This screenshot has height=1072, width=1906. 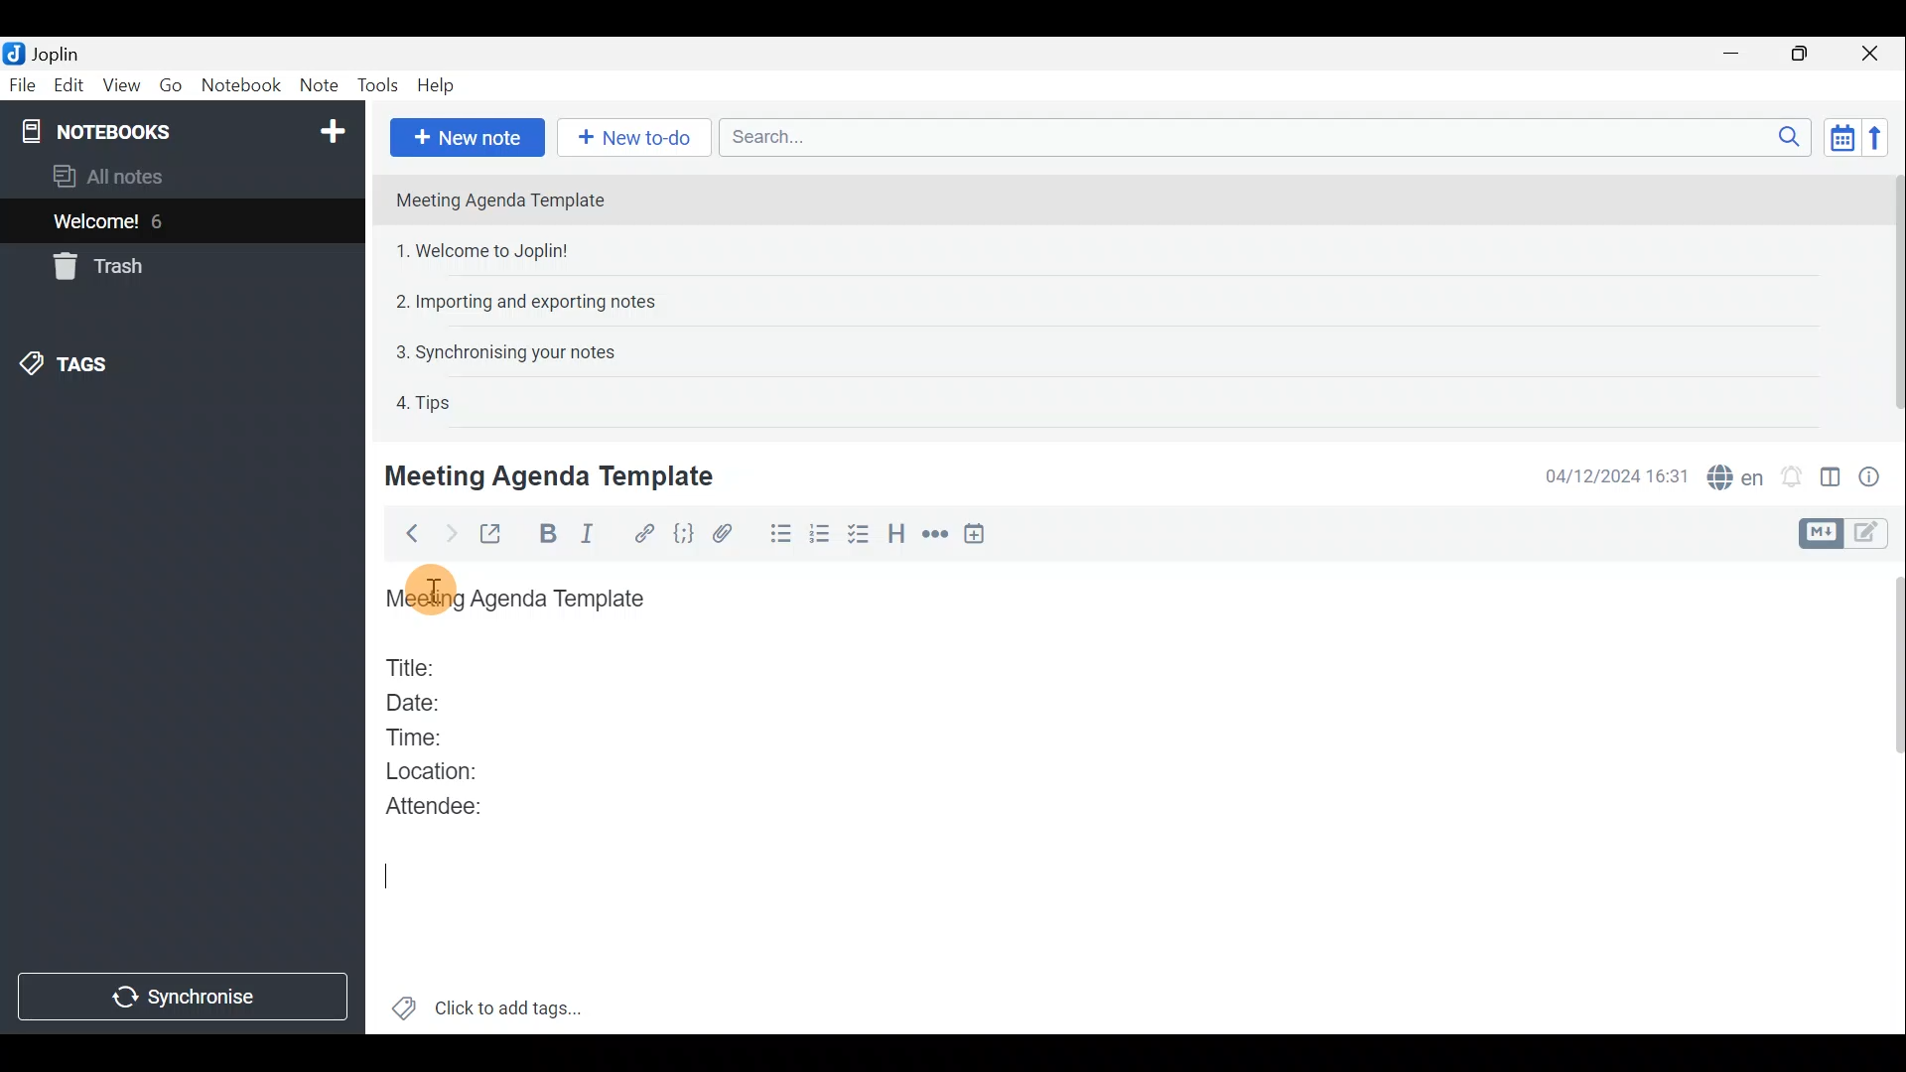 I want to click on Toggle editors, so click(x=1818, y=534).